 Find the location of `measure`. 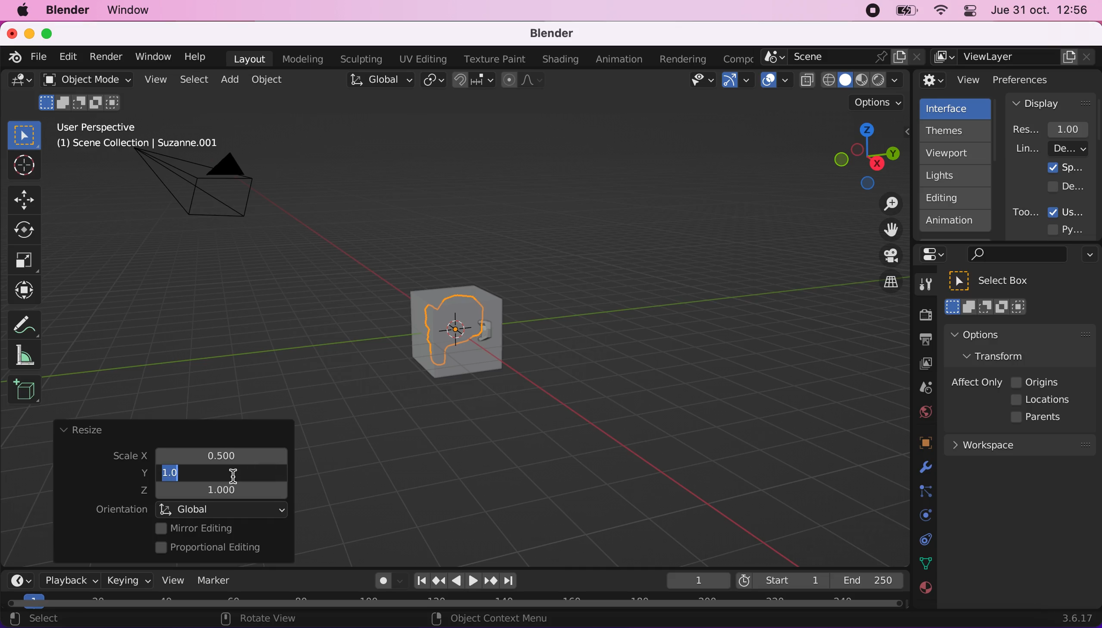

measure is located at coordinates (30, 355).